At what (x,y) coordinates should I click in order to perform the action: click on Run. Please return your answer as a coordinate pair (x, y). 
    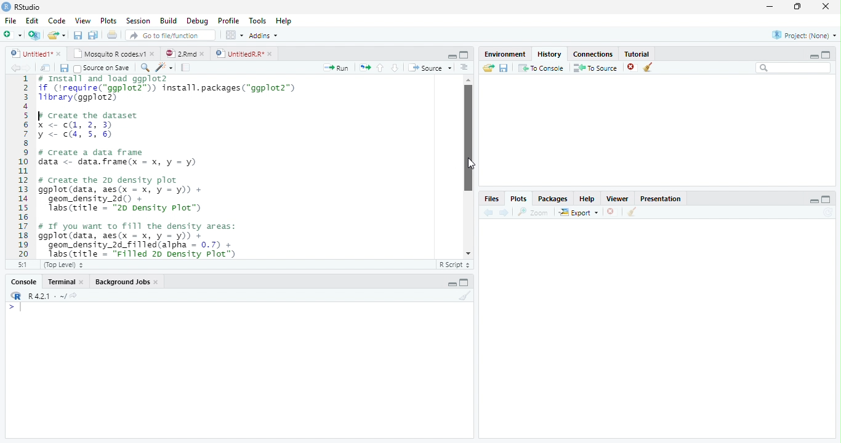
    Looking at the image, I should click on (334, 68).